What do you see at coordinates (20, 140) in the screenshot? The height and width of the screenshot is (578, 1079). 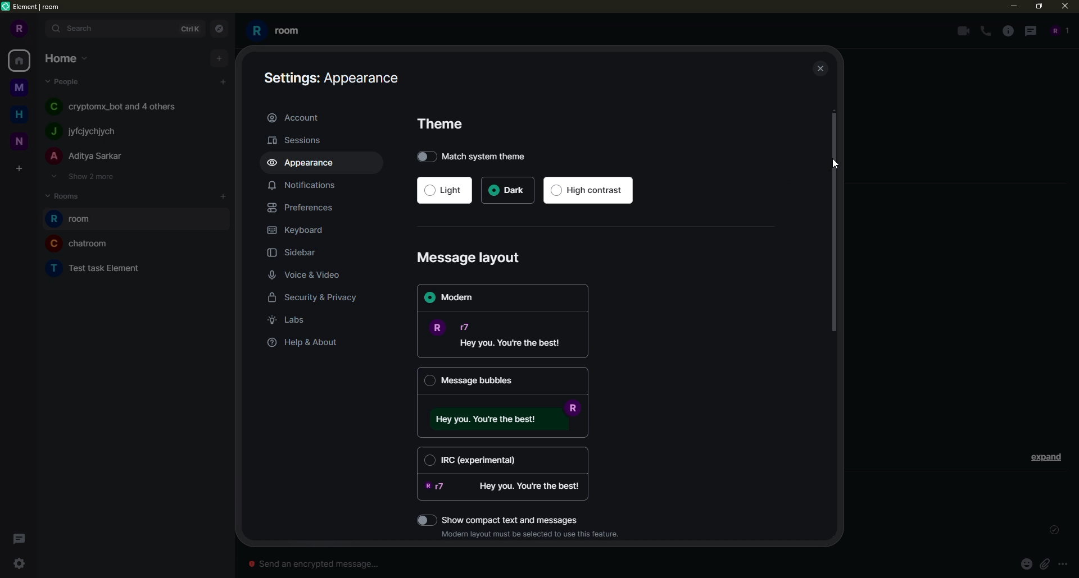 I see `space` at bounding box center [20, 140].